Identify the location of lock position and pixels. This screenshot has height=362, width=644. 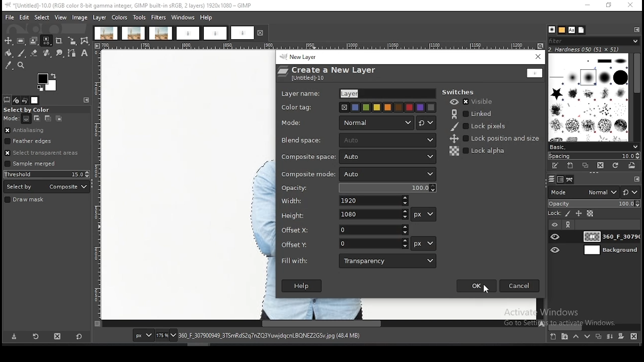
(494, 139).